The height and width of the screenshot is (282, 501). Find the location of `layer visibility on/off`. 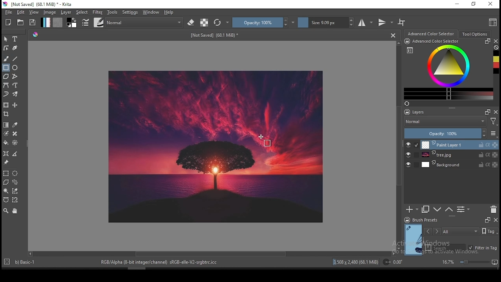

layer visibility on/off is located at coordinates (408, 155).